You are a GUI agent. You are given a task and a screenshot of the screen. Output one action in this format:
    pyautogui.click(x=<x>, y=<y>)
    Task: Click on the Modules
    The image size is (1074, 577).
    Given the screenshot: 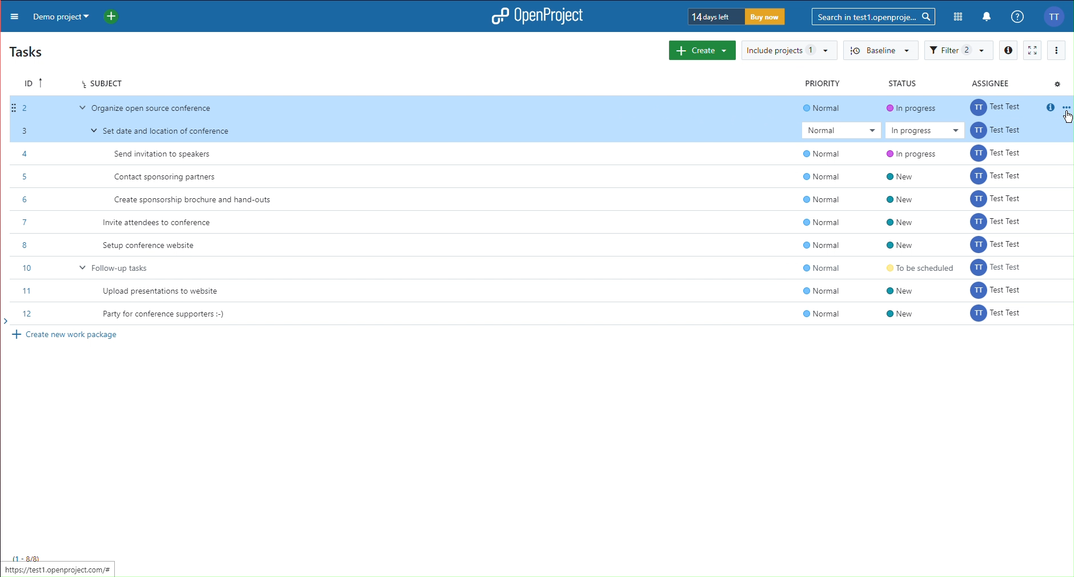 What is the action you would take?
    pyautogui.click(x=959, y=17)
    